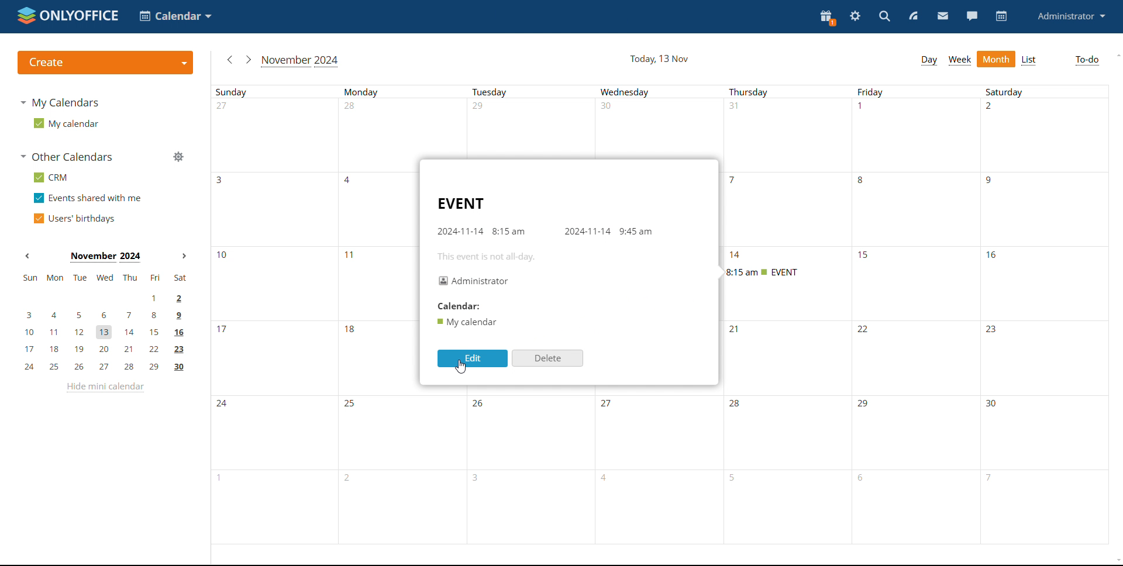  What do you see at coordinates (466, 306) in the screenshot?
I see `Calendar:` at bounding box center [466, 306].